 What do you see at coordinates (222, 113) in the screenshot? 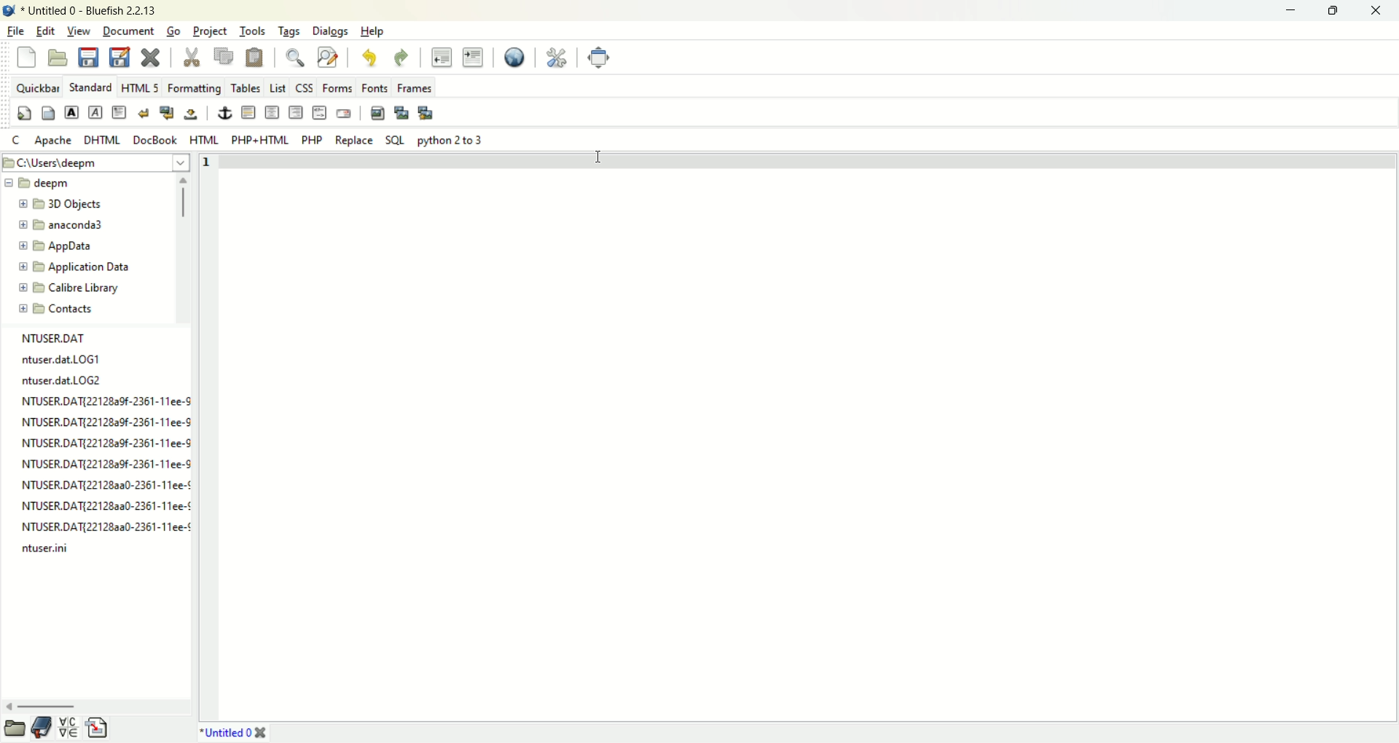
I see `anchor` at bounding box center [222, 113].